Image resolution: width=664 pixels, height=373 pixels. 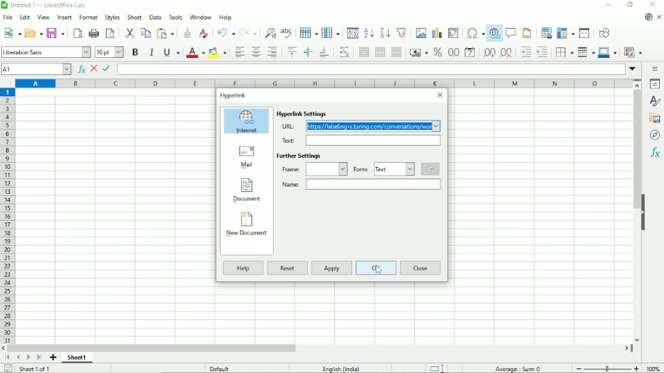 What do you see at coordinates (543, 52) in the screenshot?
I see `Decrease indent` at bounding box center [543, 52].